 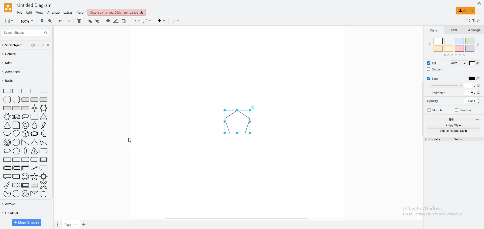 I want to click on violet, so click(x=470, y=48).